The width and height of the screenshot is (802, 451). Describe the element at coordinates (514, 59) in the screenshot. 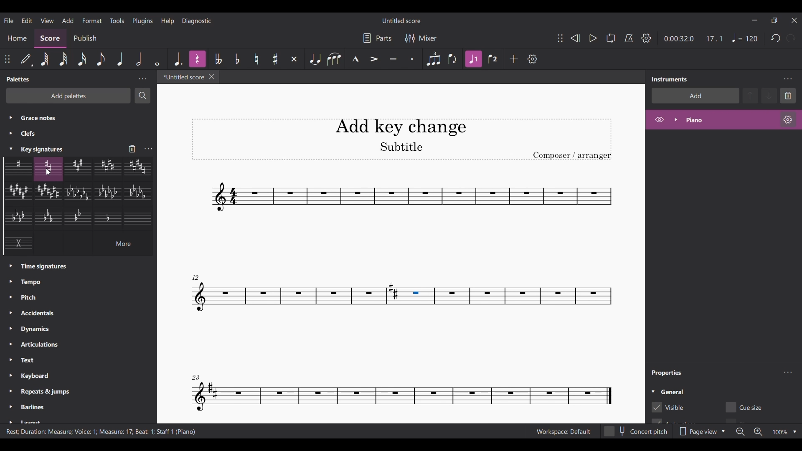

I see `Add tool` at that location.